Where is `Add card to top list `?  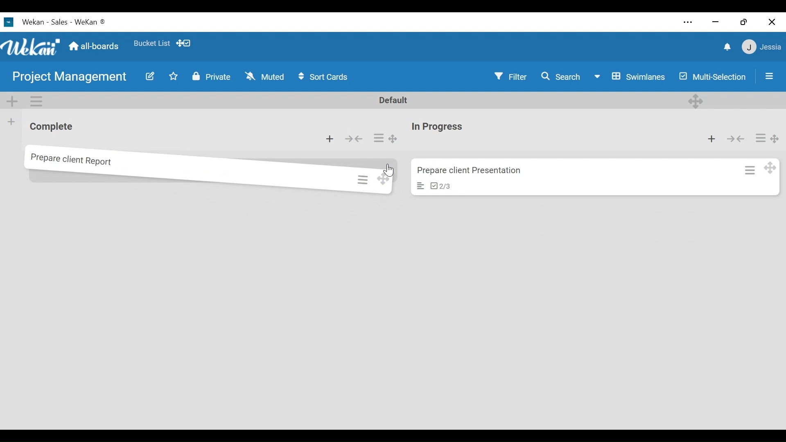 Add card to top list  is located at coordinates (711, 140).